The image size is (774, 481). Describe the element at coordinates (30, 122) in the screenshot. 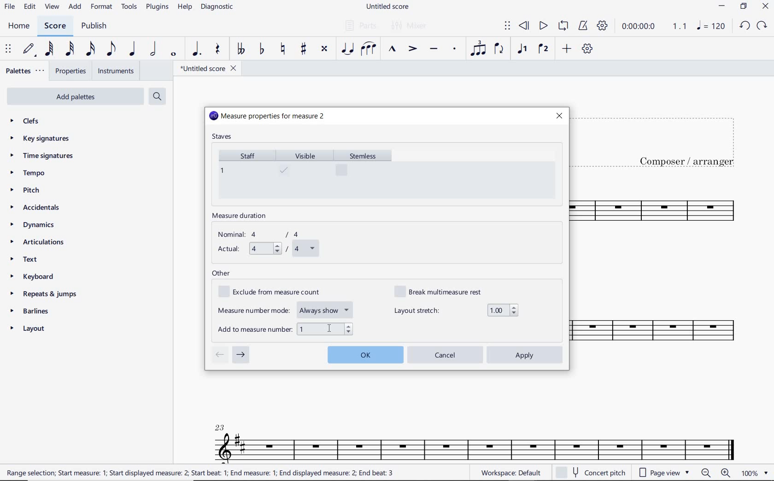

I see `CLEFS` at that location.